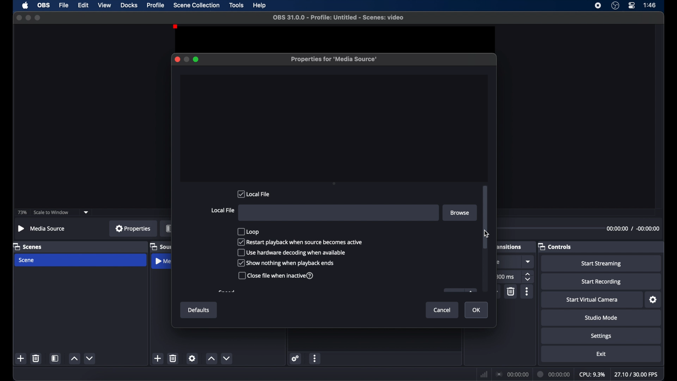  What do you see at coordinates (637, 374) in the screenshot?
I see `fps` at bounding box center [637, 374].